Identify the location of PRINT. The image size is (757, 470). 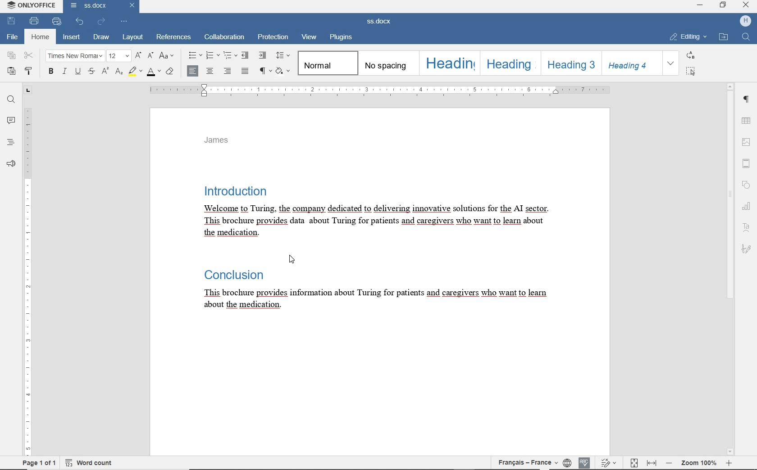
(34, 21).